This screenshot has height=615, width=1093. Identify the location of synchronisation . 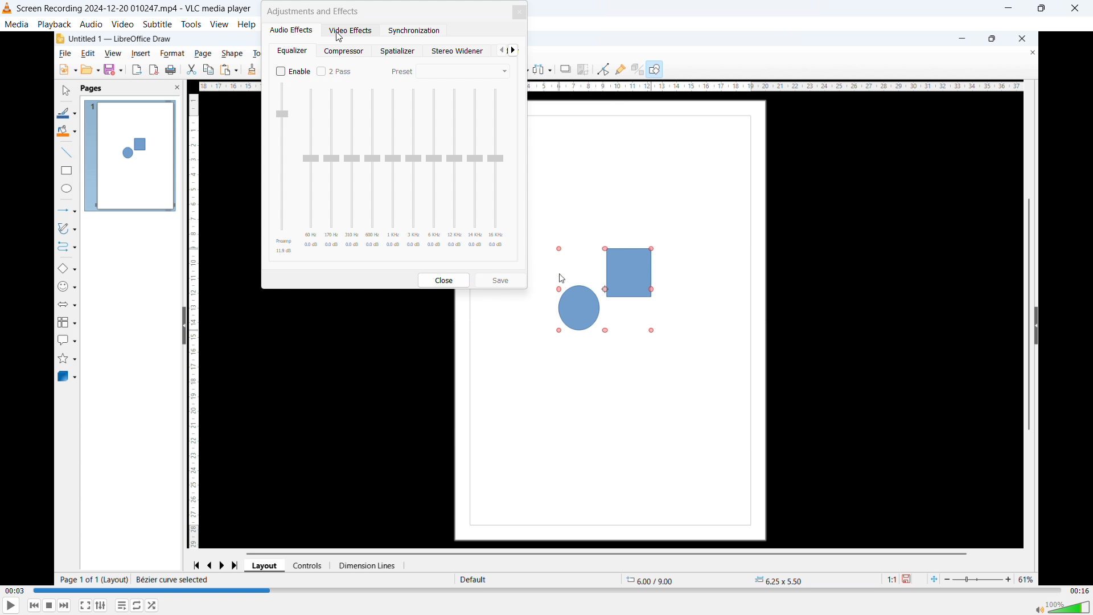
(412, 30).